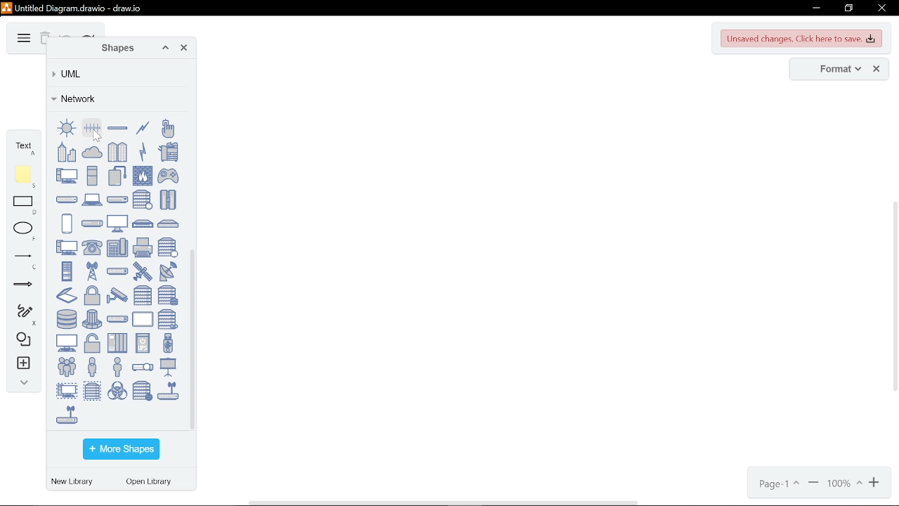  I want to click on close, so click(184, 49).